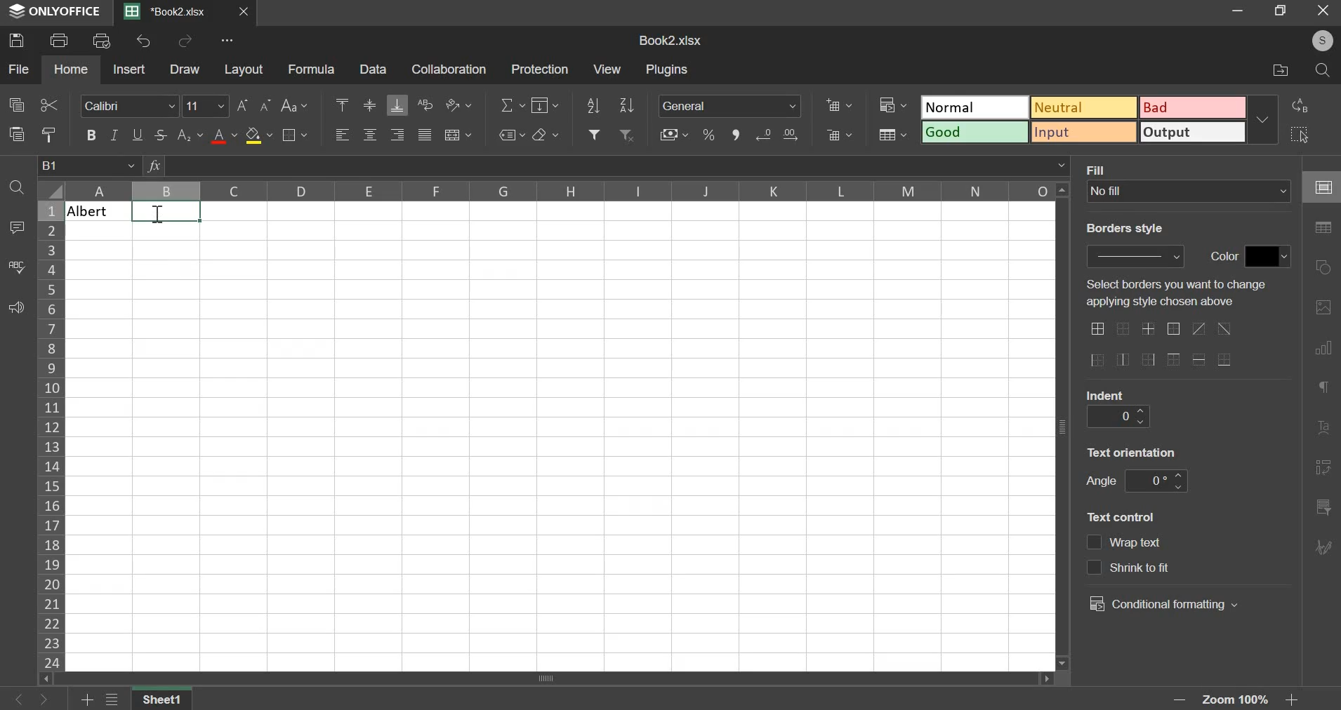  What do you see at coordinates (1137, 454) in the screenshot?
I see `orientation` at bounding box center [1137, 454].